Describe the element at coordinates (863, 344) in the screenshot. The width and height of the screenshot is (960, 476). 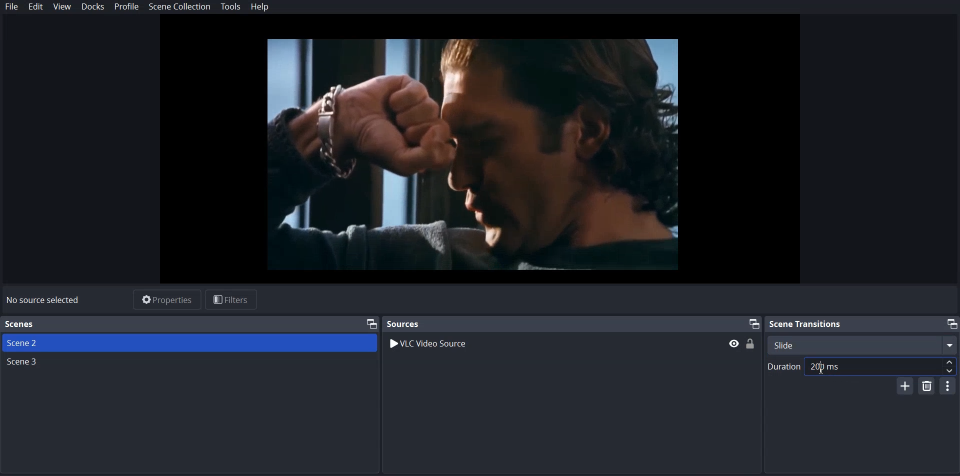
I see `Select Scene Transition` at that location.